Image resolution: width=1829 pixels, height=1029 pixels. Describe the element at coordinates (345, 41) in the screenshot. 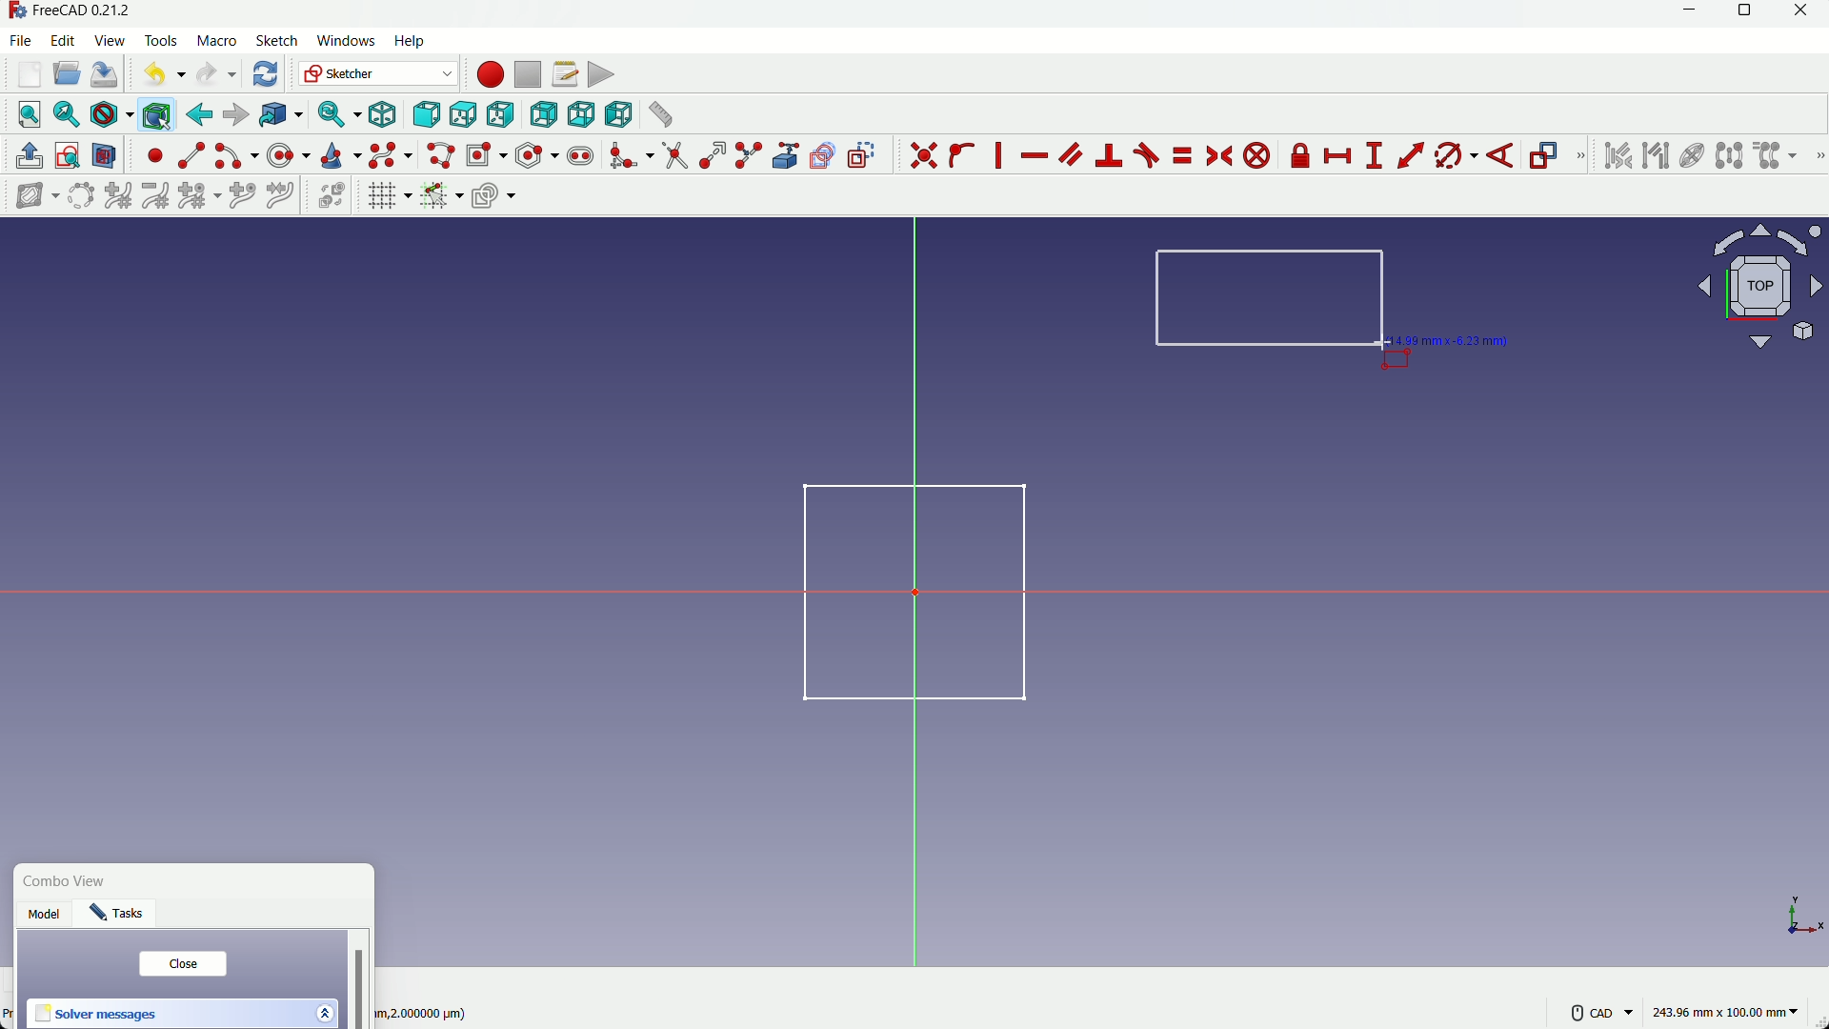

I see `windows menu` at that location.